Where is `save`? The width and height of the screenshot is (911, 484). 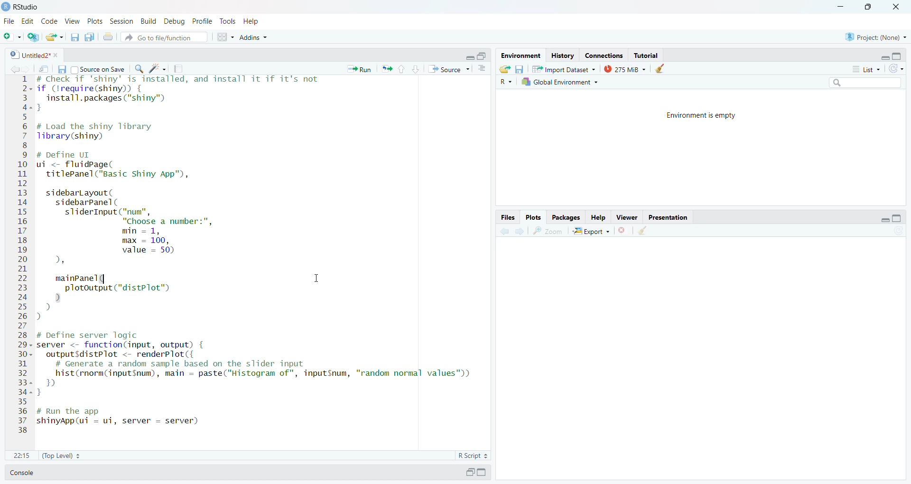
save is located at coordinates (75, 37).